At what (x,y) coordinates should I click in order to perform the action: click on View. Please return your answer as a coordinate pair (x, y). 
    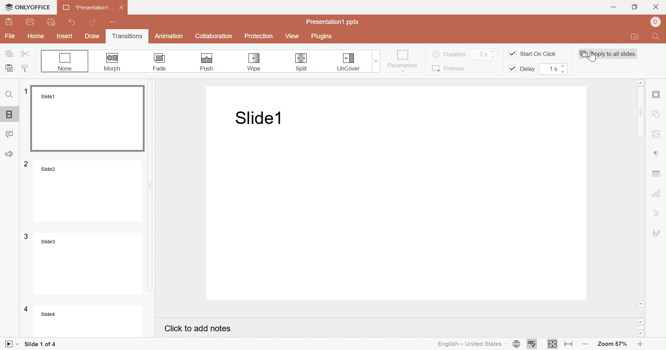
    Looking at the image, I should click on (292, 37).